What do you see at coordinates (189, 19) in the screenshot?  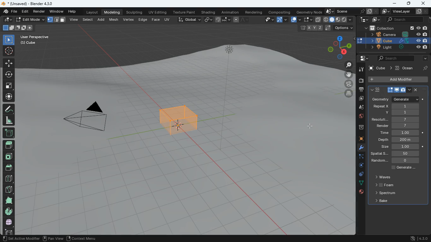 I see `global` at bounding box center [189, 19].